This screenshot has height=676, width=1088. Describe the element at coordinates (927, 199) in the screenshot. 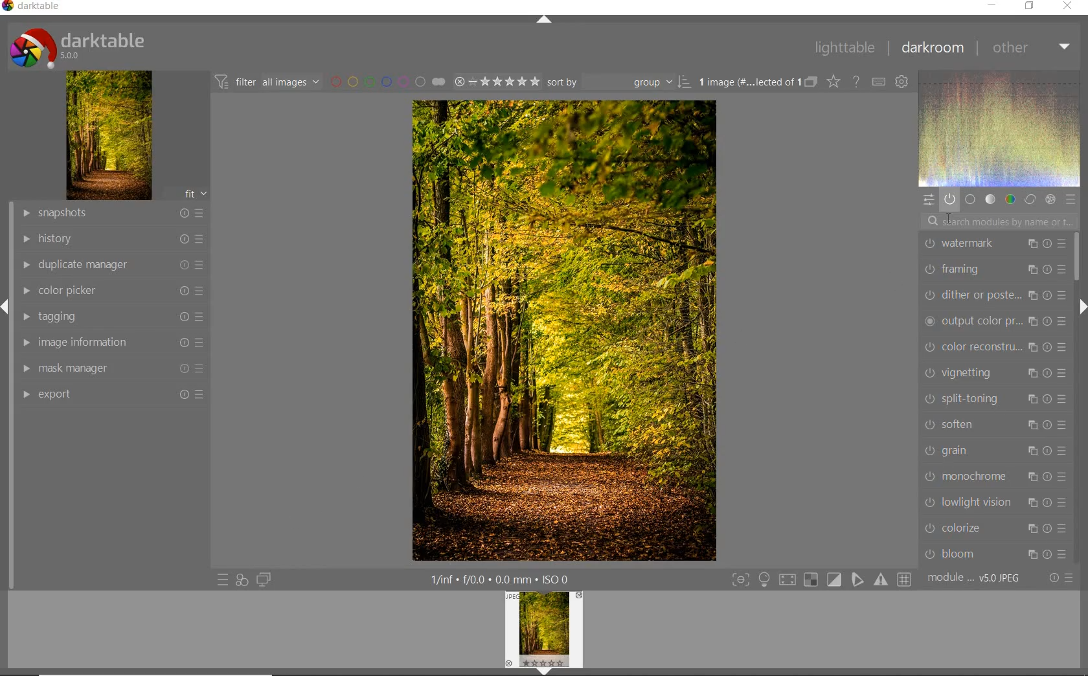

I see `quick access panel` at that location.